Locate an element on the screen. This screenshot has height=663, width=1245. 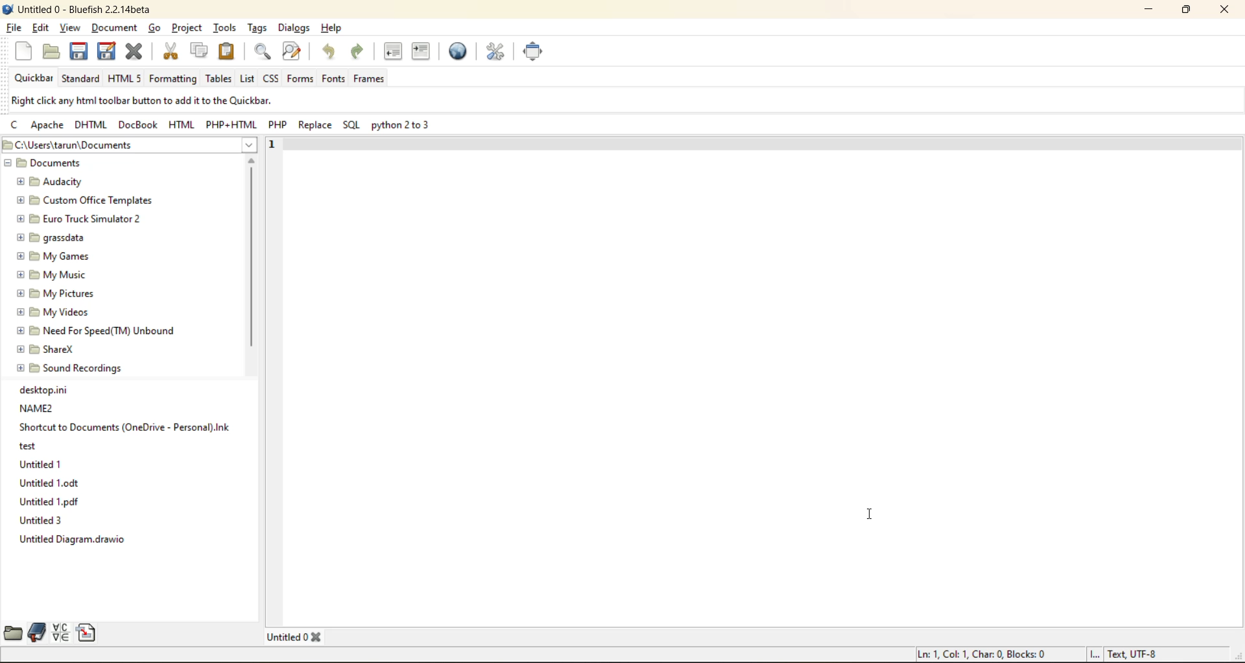
project is located at coordinates (187, 27).